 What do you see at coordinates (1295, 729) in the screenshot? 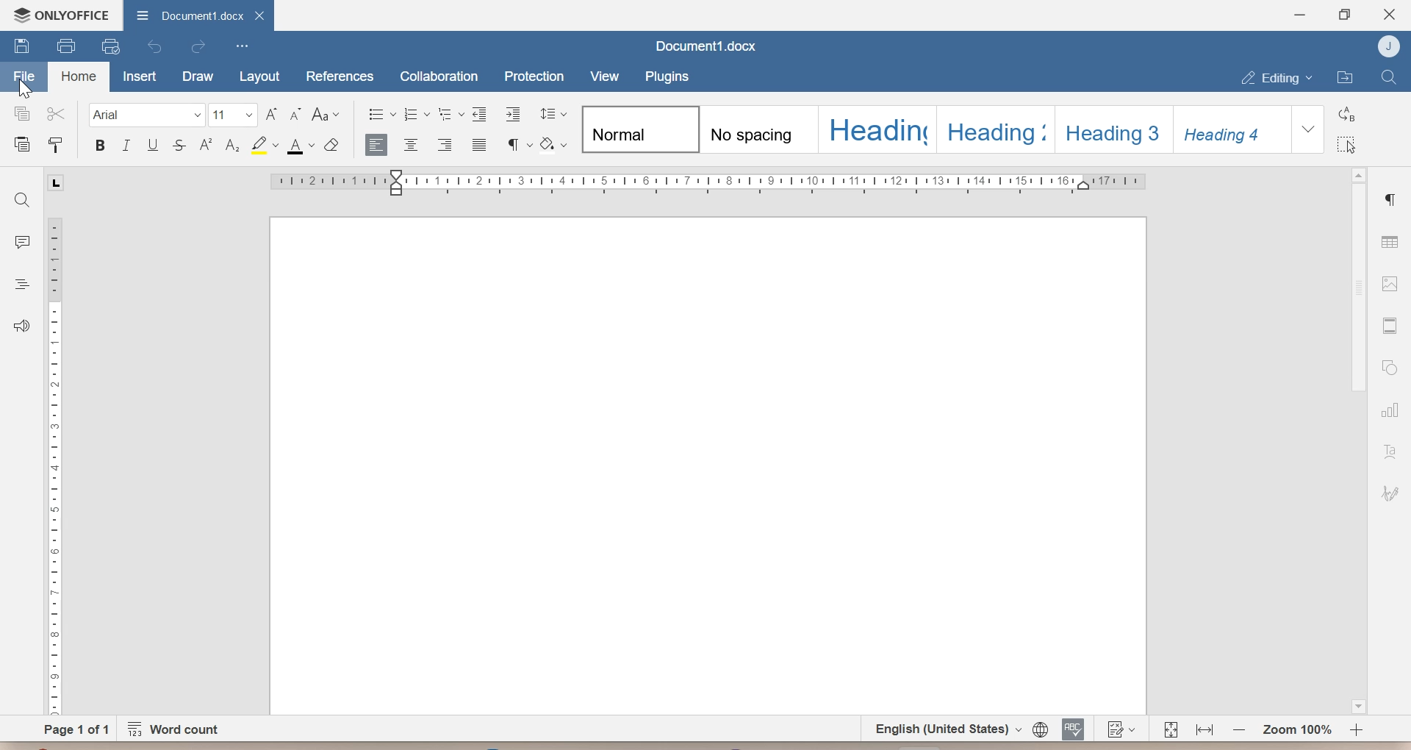
I see `Zoom` at bounding box center [1295, 729].